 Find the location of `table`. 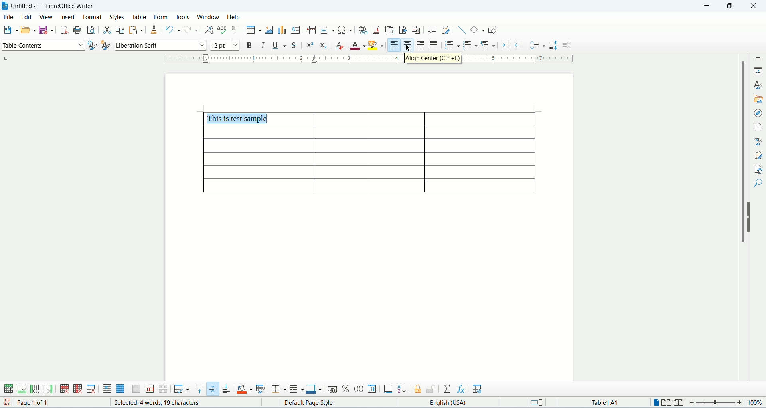

table is located at coordinates (142, 17).